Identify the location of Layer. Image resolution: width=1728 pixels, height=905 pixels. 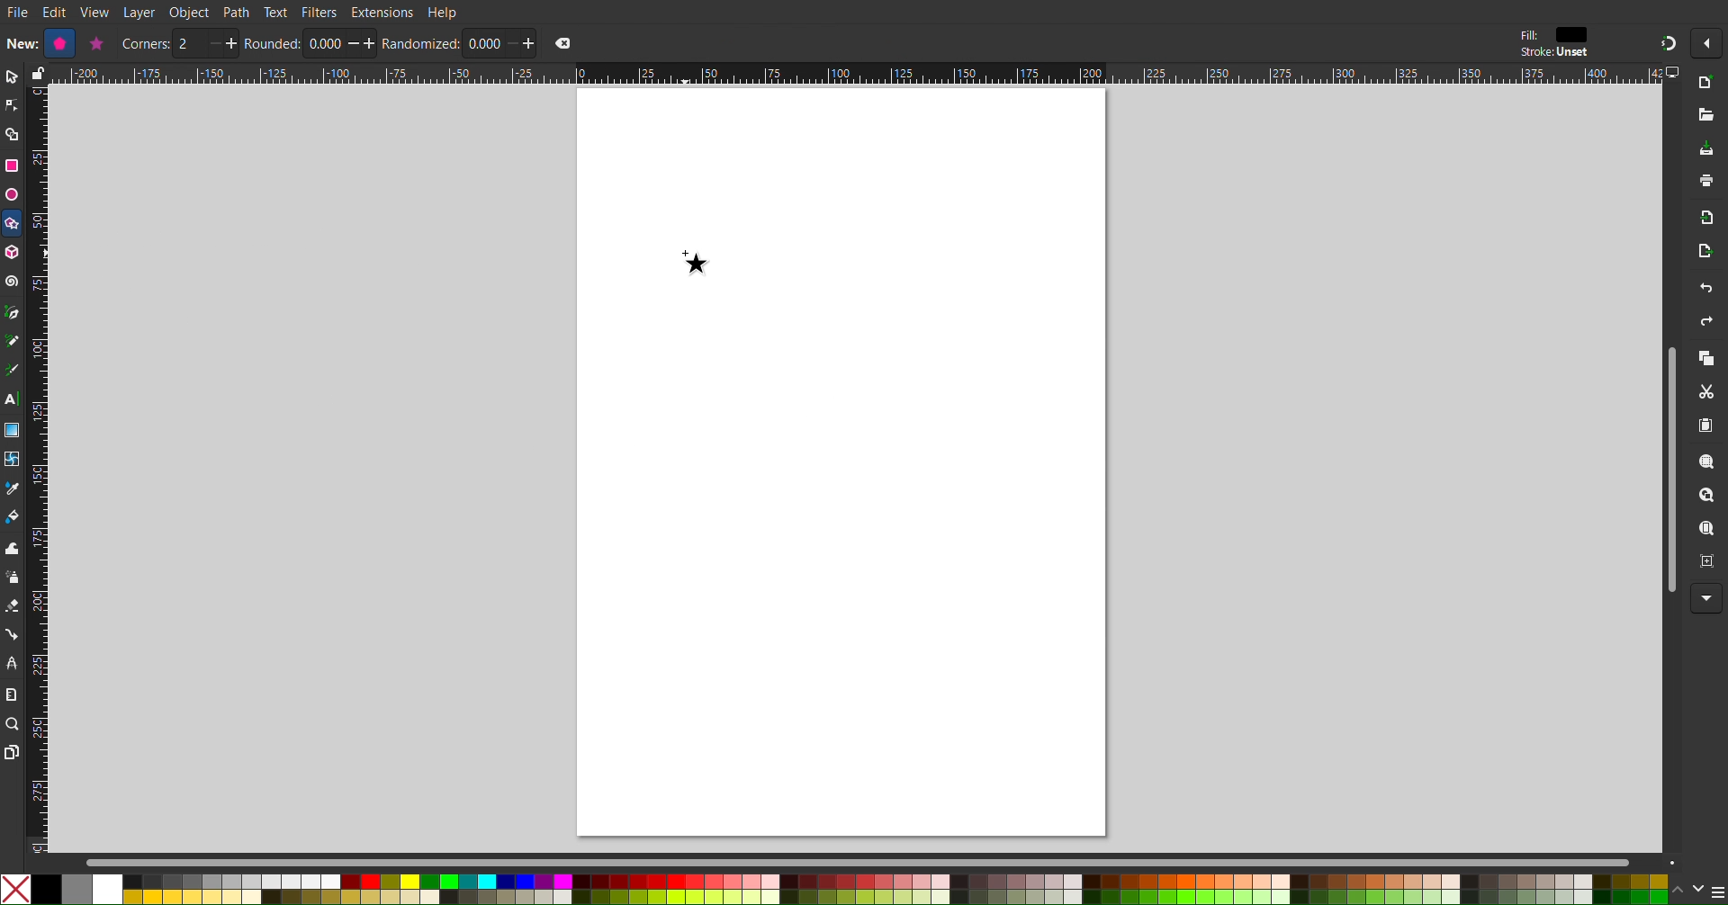
(139, 13).